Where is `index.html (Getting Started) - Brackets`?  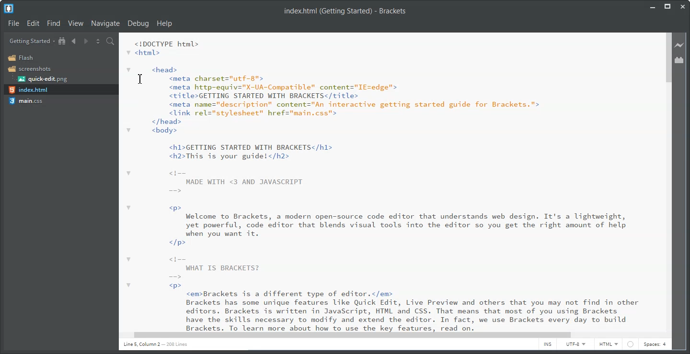 index.html (Getting Started) - Brackets is located at coordinates (340, 11).